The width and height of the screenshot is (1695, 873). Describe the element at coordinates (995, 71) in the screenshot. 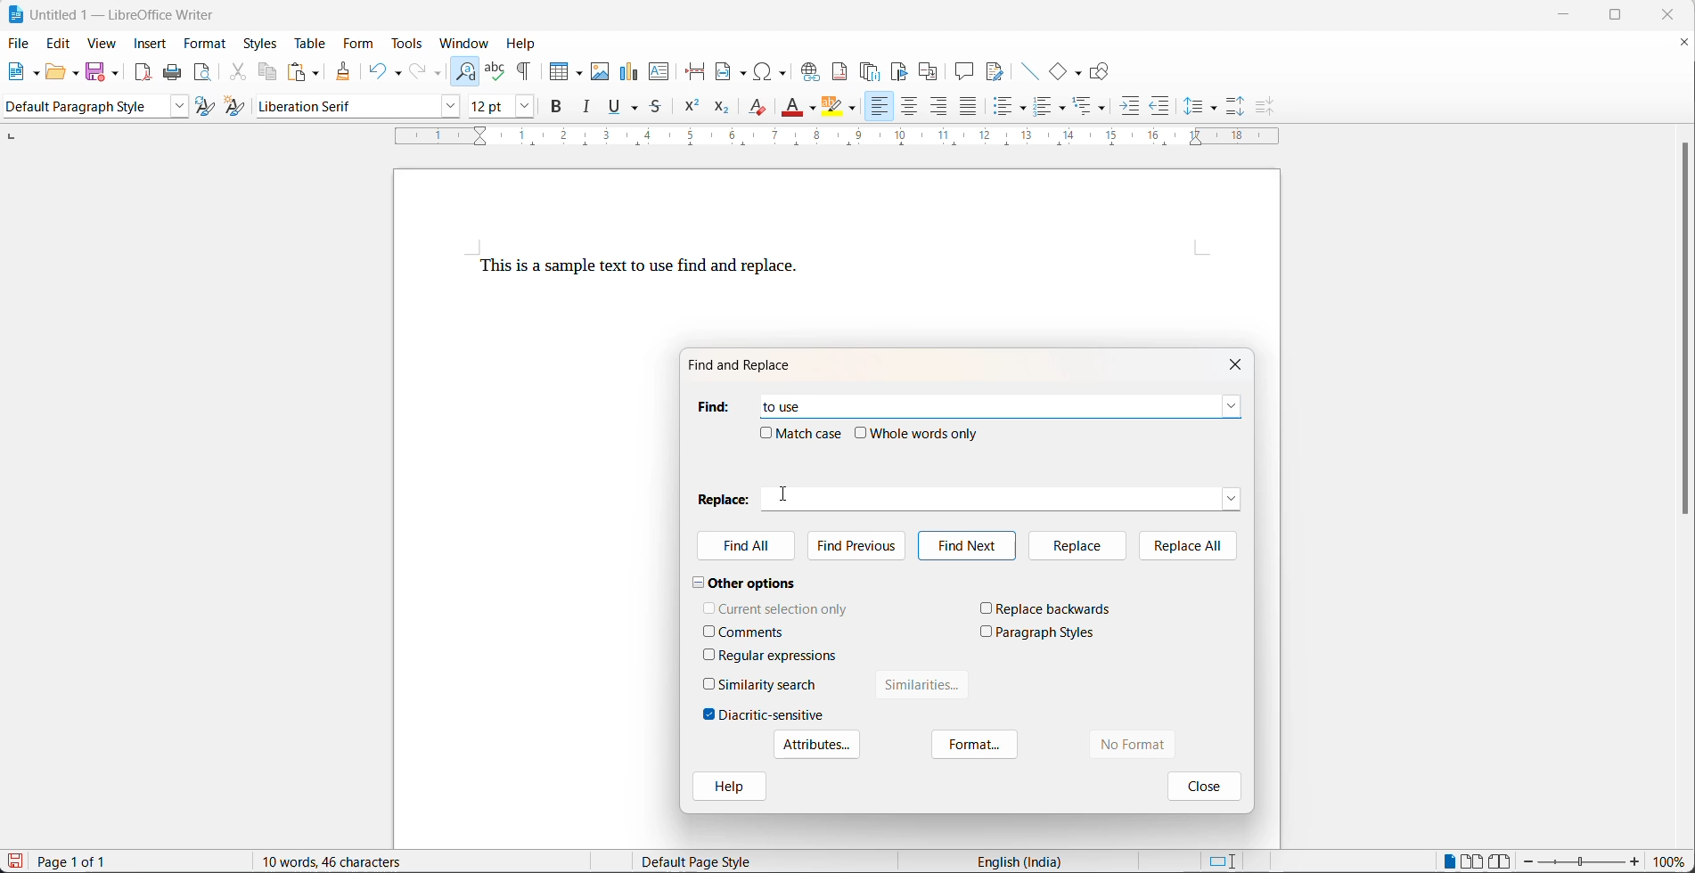

I see `show track changes functions` at that location.